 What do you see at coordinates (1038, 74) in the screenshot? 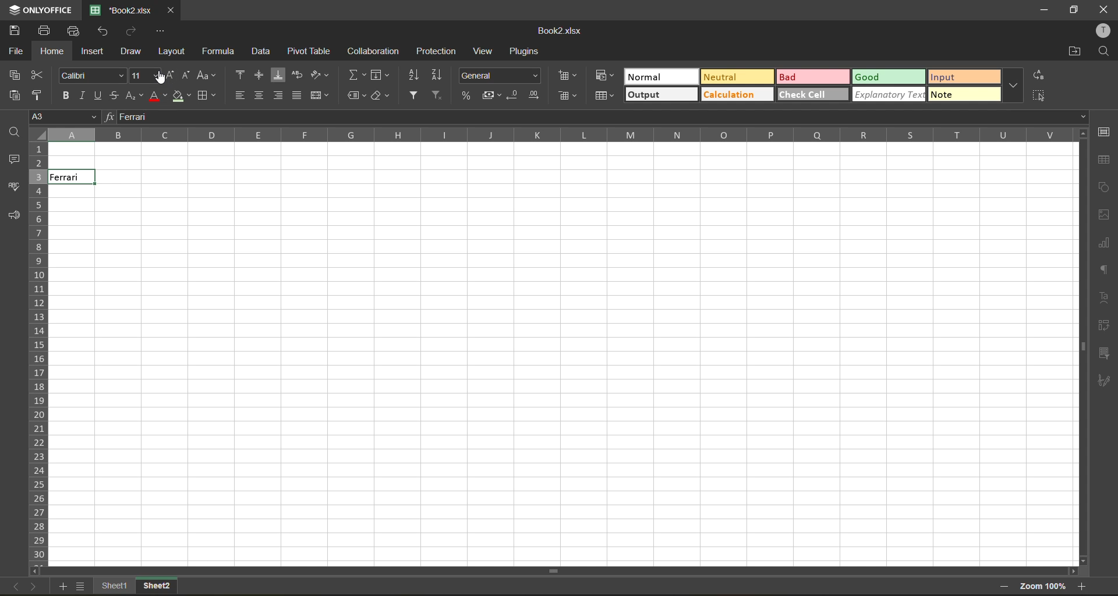
I see `replace` at bounding box center [1038, 74].